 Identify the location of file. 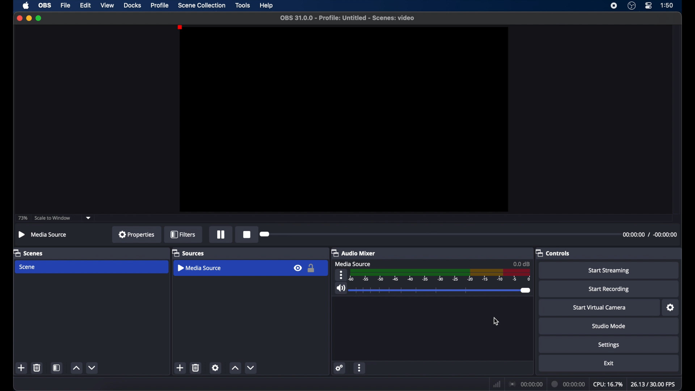
(66, 5).